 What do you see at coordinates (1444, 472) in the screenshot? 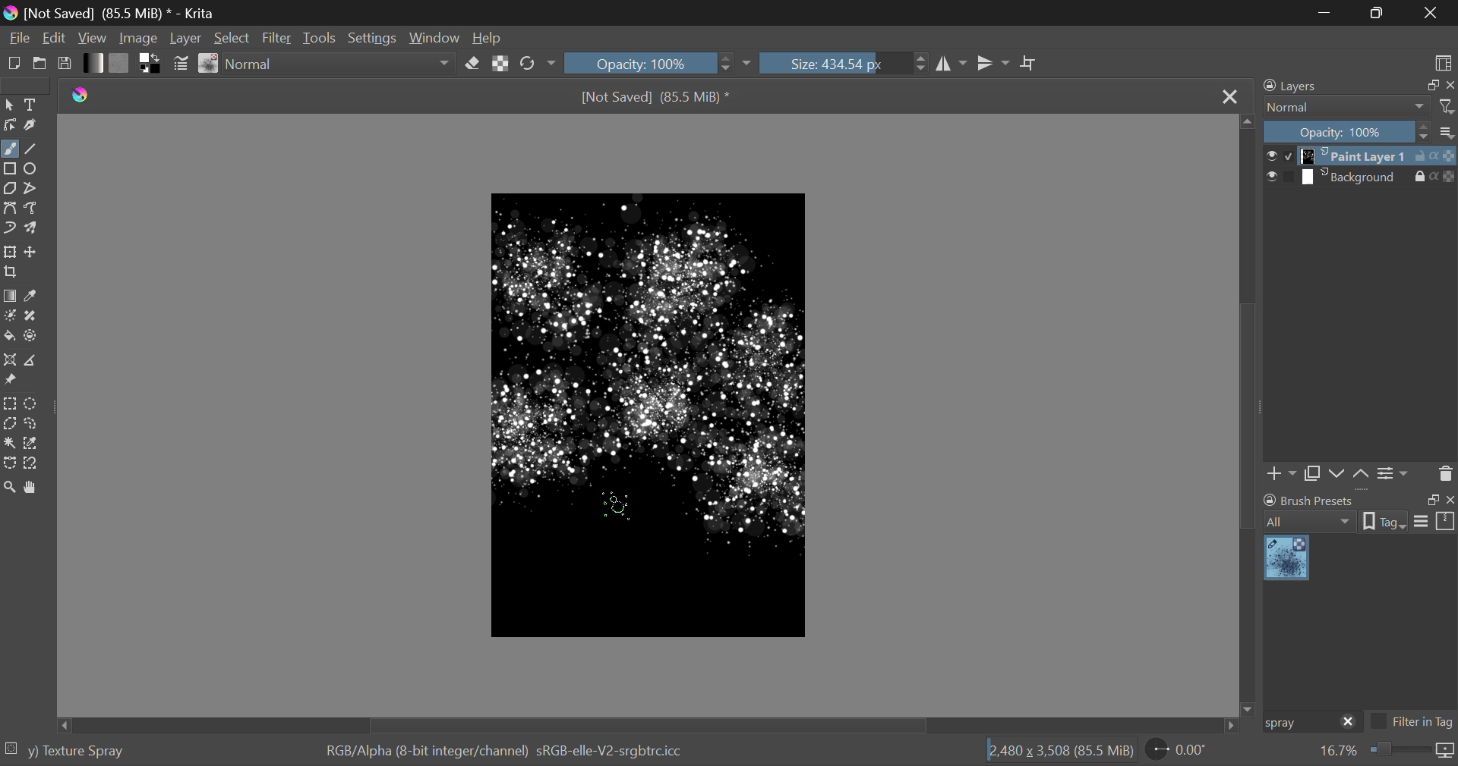
I see `Delete Layer` at bounding box center [1444, 472].